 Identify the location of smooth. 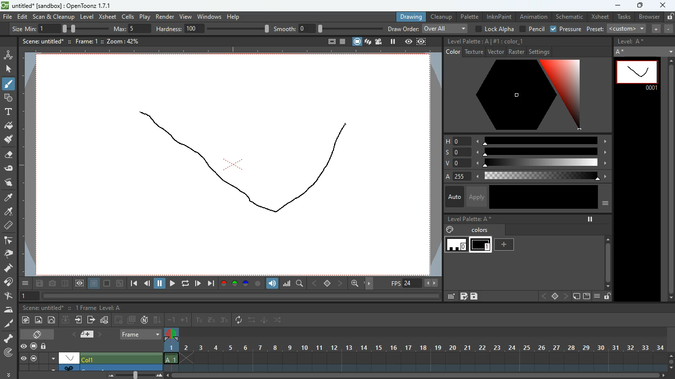
(329, 28).